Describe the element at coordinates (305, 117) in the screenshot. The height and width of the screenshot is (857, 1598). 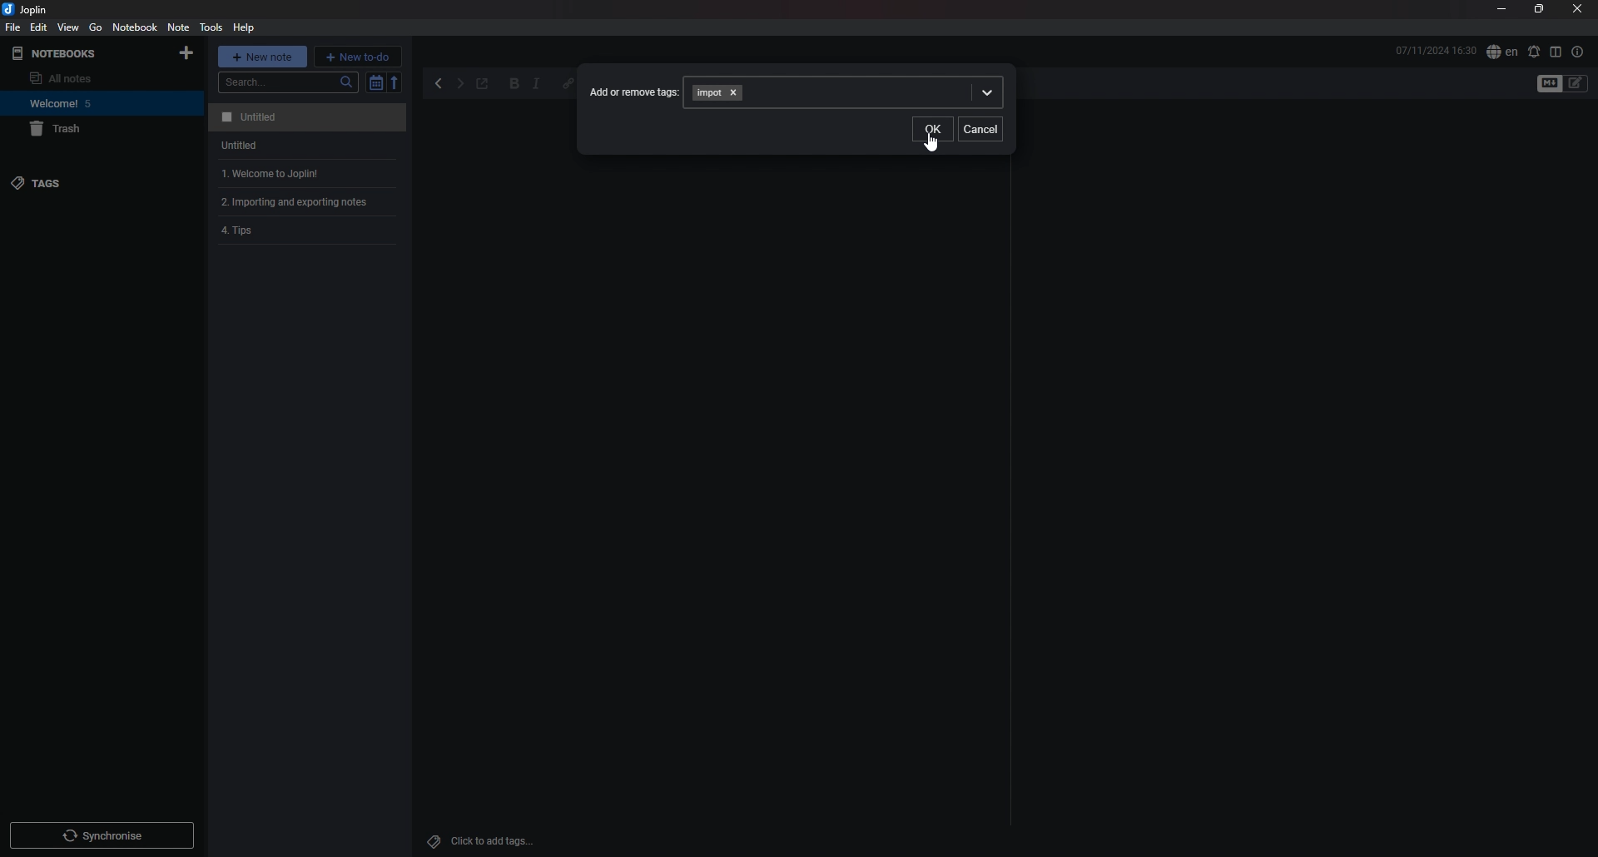
I see `note` at that location.